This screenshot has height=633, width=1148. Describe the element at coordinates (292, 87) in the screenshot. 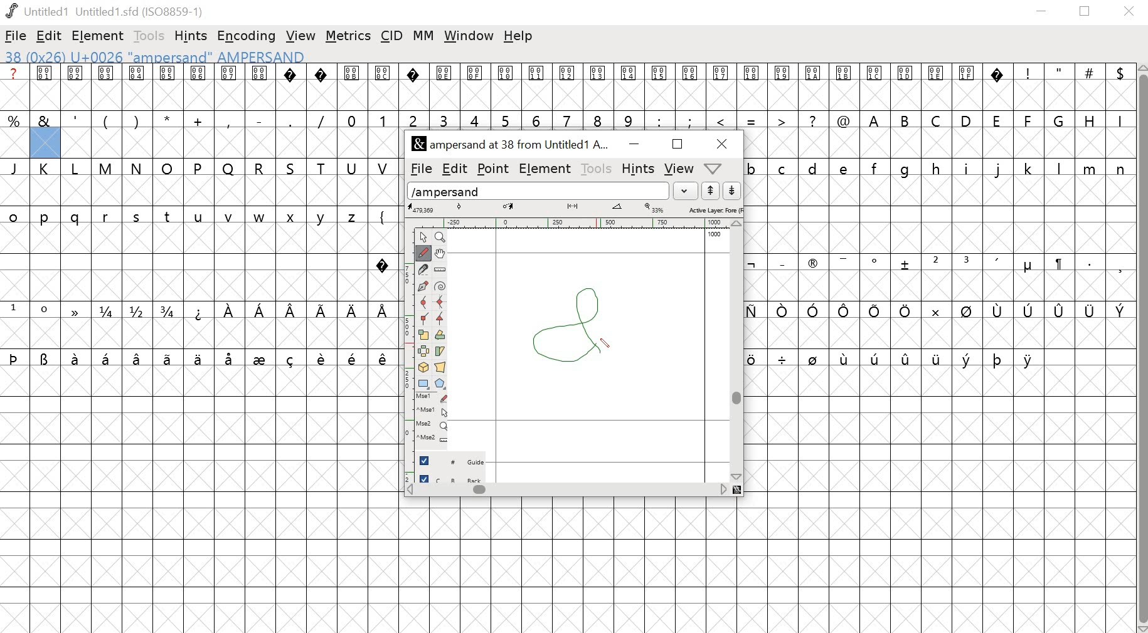

I see `?` at that location.